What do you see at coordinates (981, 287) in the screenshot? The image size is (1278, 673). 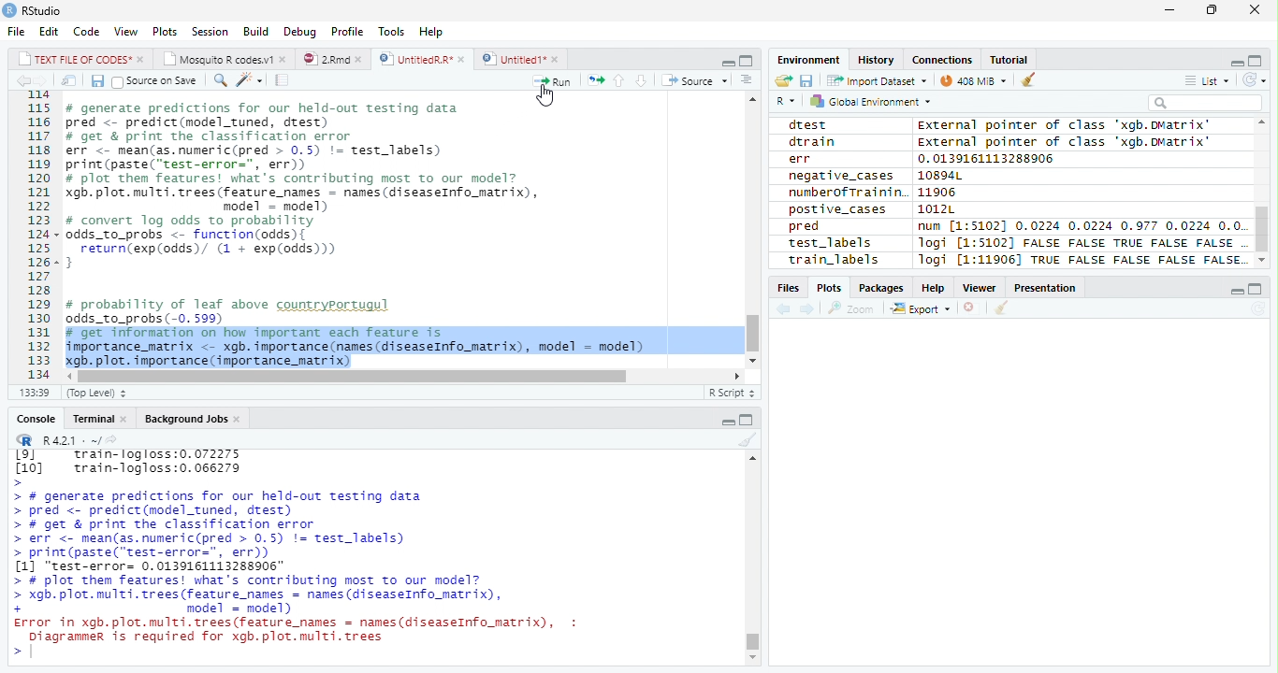 I see `Viewer` at bounding box center [981, 287].